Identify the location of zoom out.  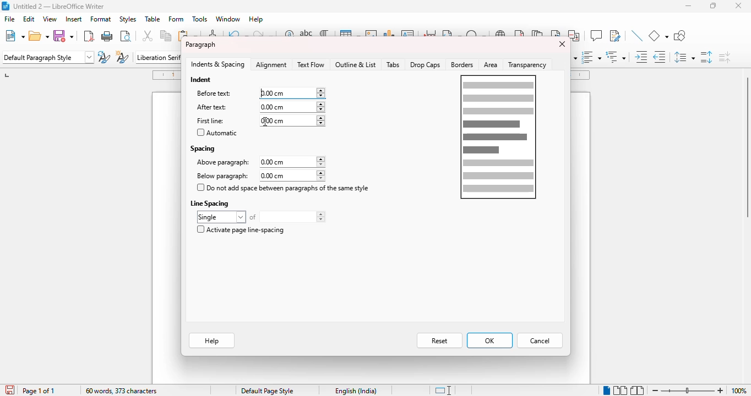
(655, 391).